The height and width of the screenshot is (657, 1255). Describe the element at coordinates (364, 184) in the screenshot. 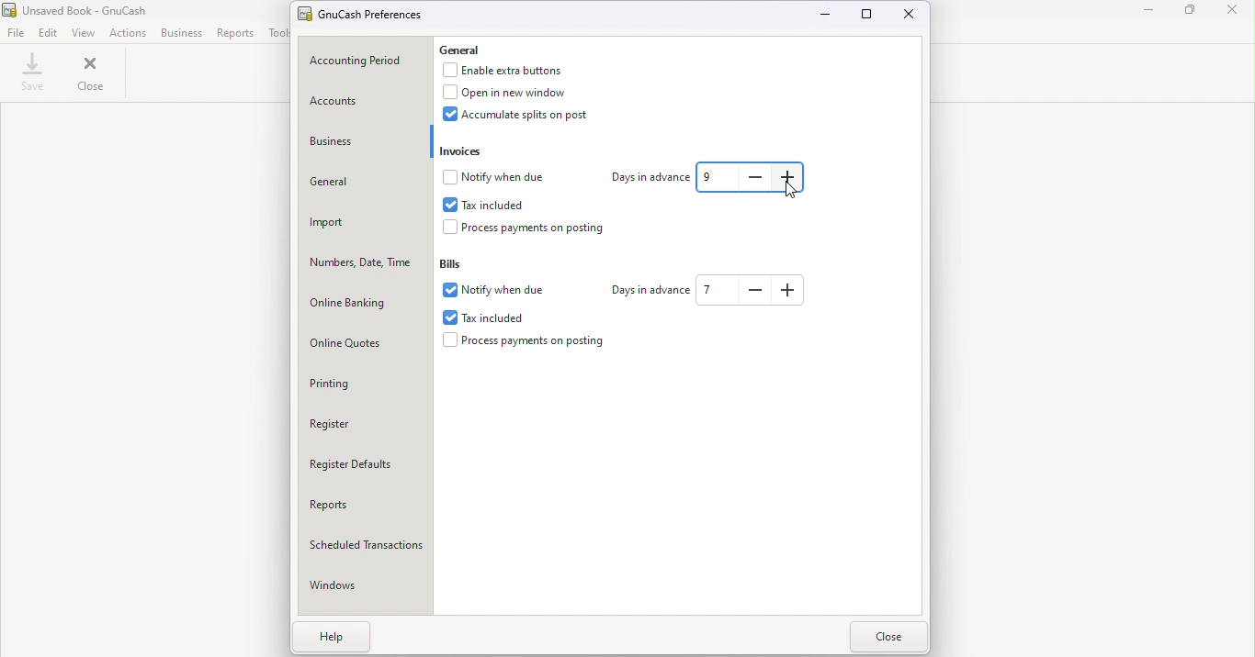

I see `General` at that location.